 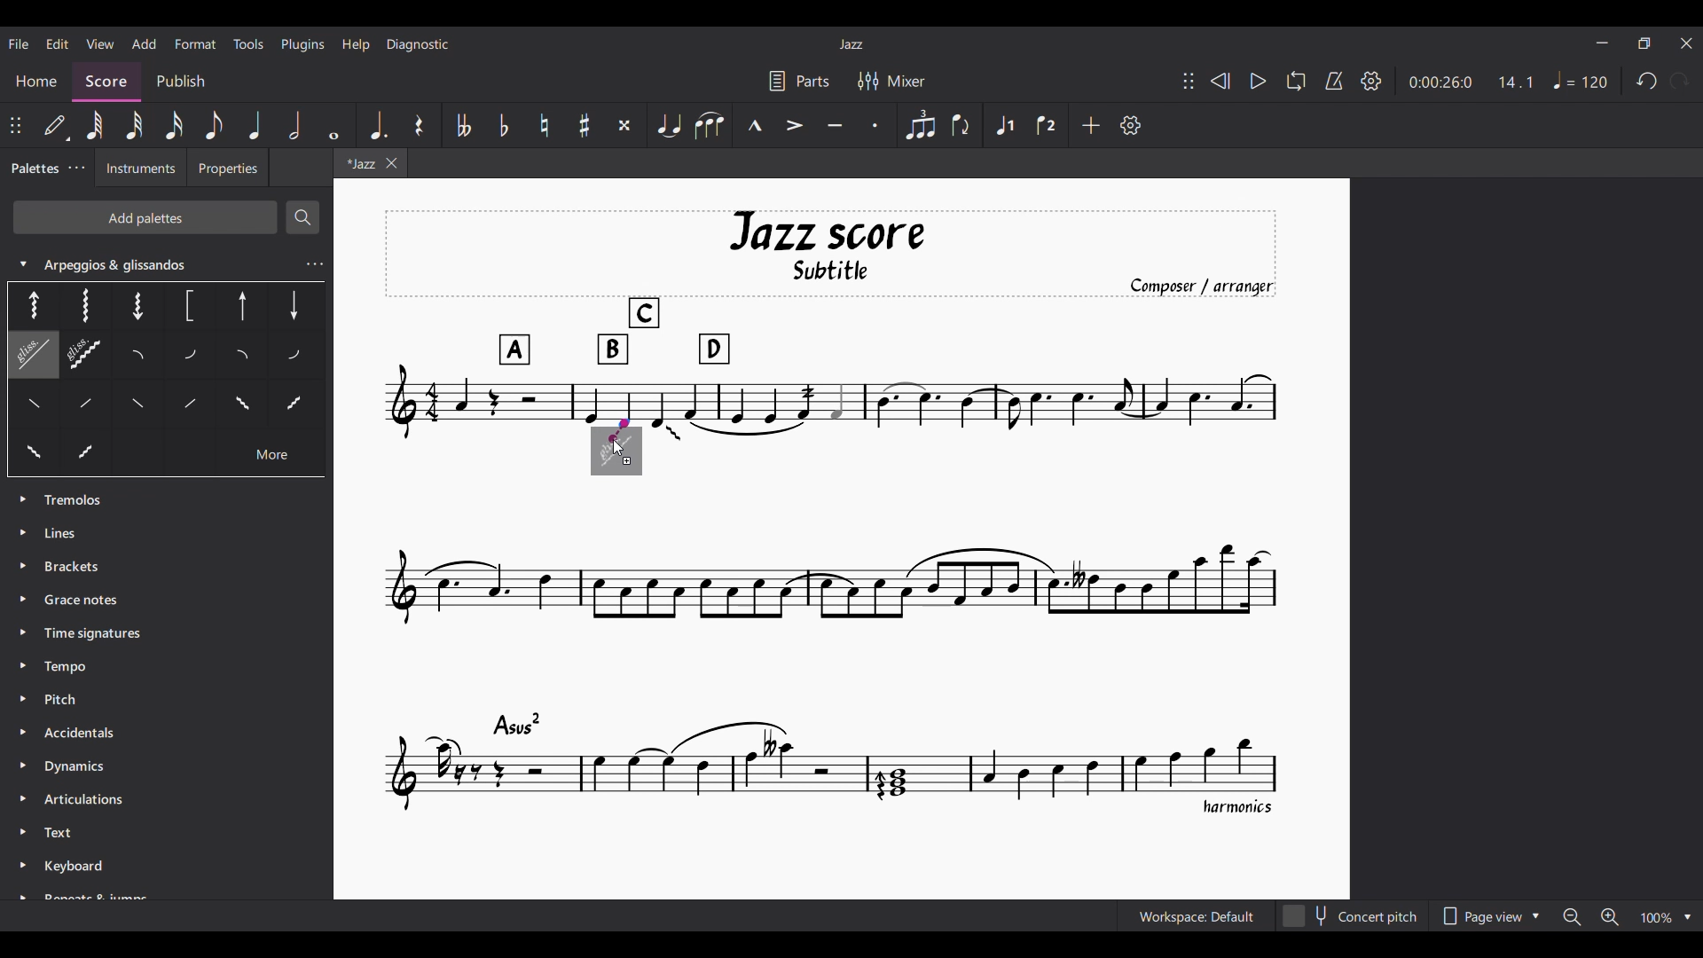 What do you see at coordinates (831, 514) in the screenshot?
I see `Current score` at bounding box center [831, 514].